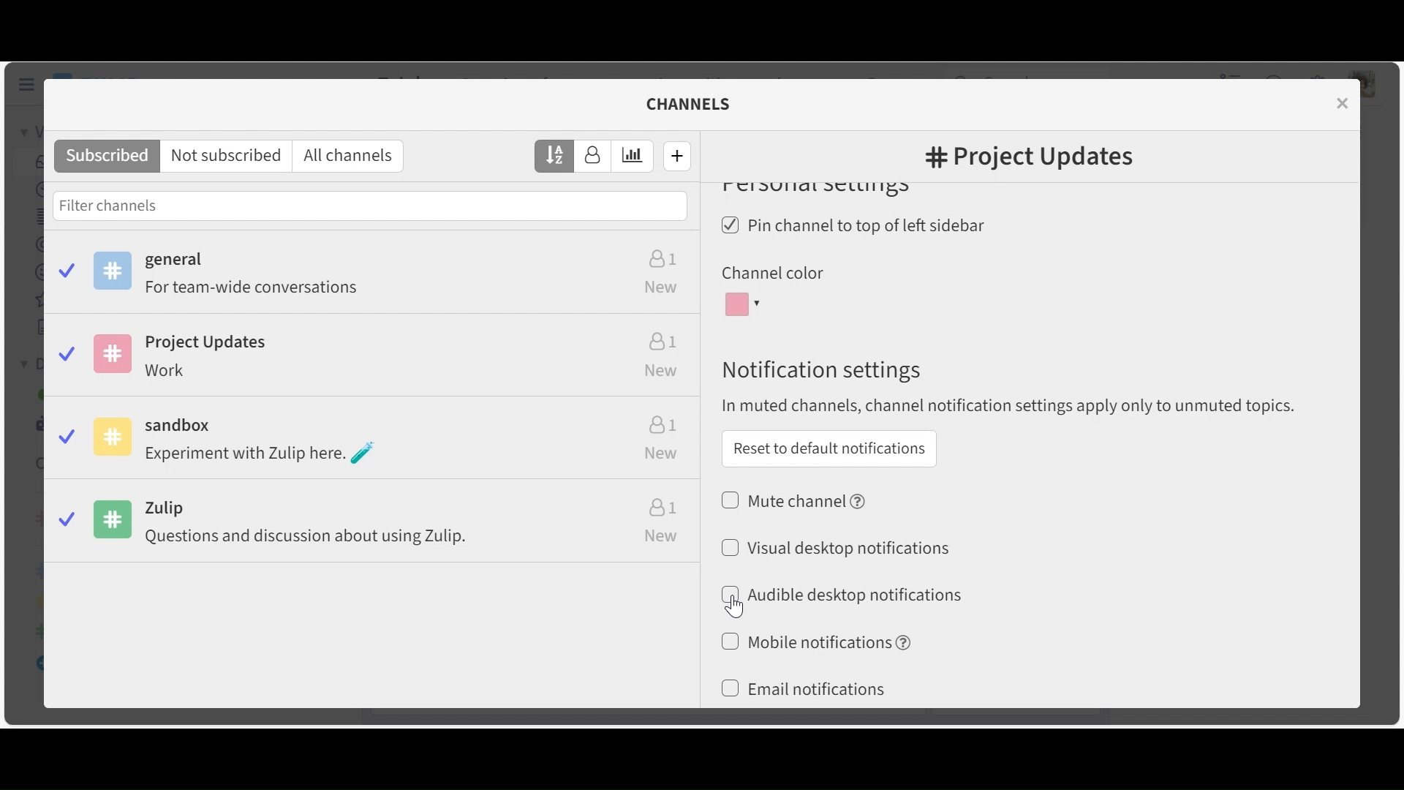 The height and width of the screenshot is (790, 1404). Describe the element at coordinates (853, 595) in the screenshot. I see `Audible desktop notifications` at that location.